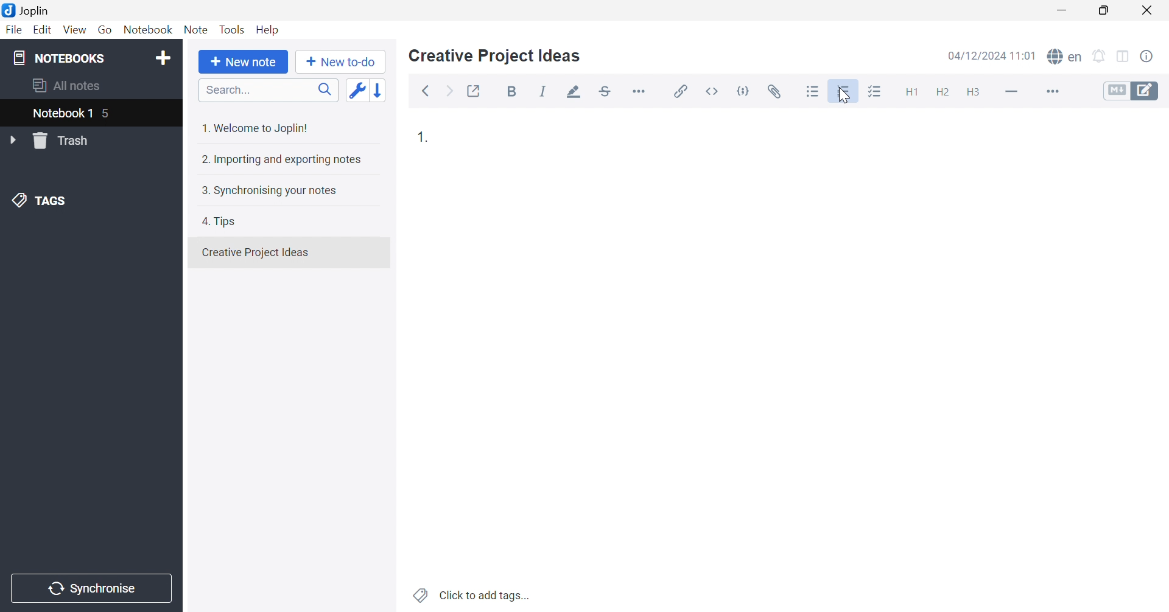  I want to click on Toggle external editing, so click(472, 92).